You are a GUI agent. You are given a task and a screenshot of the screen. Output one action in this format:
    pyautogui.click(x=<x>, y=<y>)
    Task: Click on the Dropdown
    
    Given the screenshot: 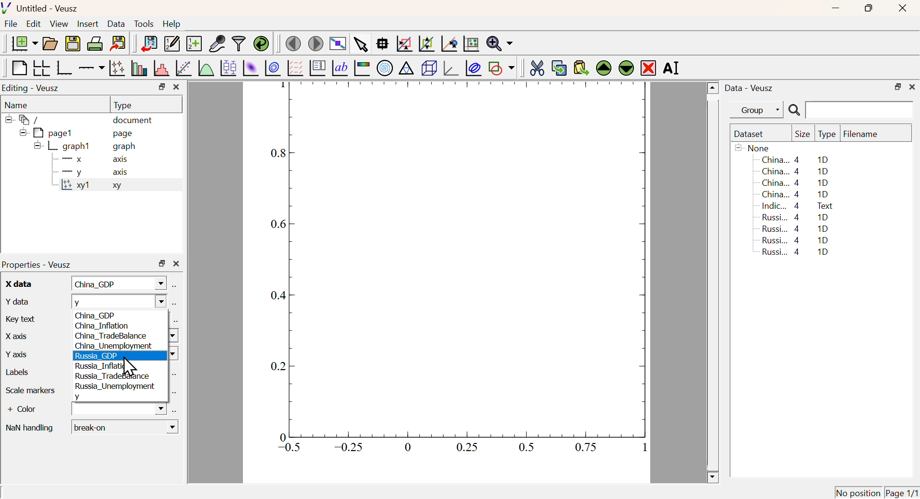 What is the action you would take?
    pyautogui.click(x=119, y=409)
    